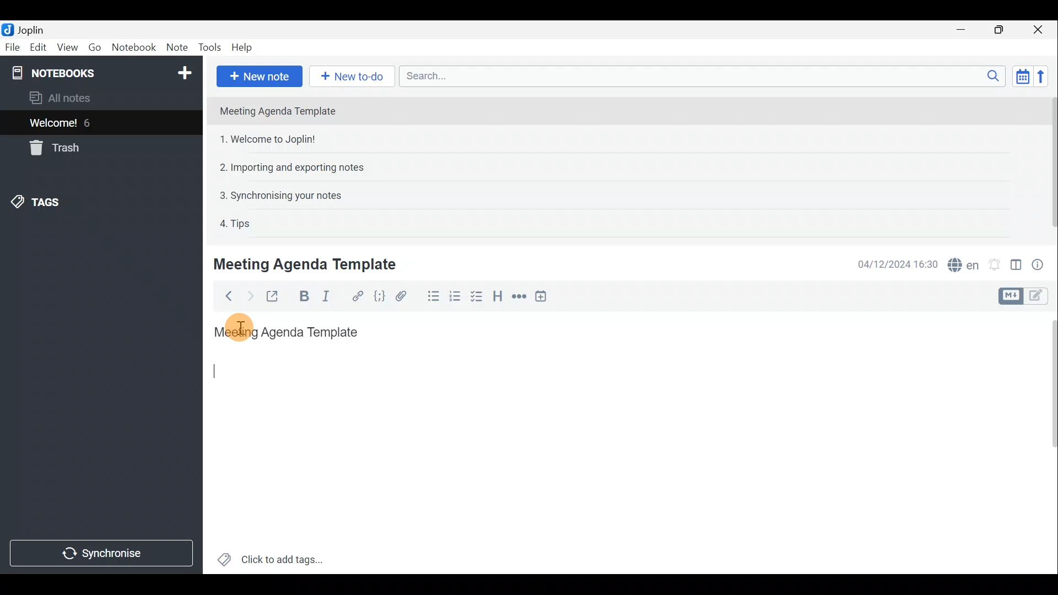  Describe the element at coordinates (1041, 77) in the screenshot. I see `Reverse sort order` at that location.